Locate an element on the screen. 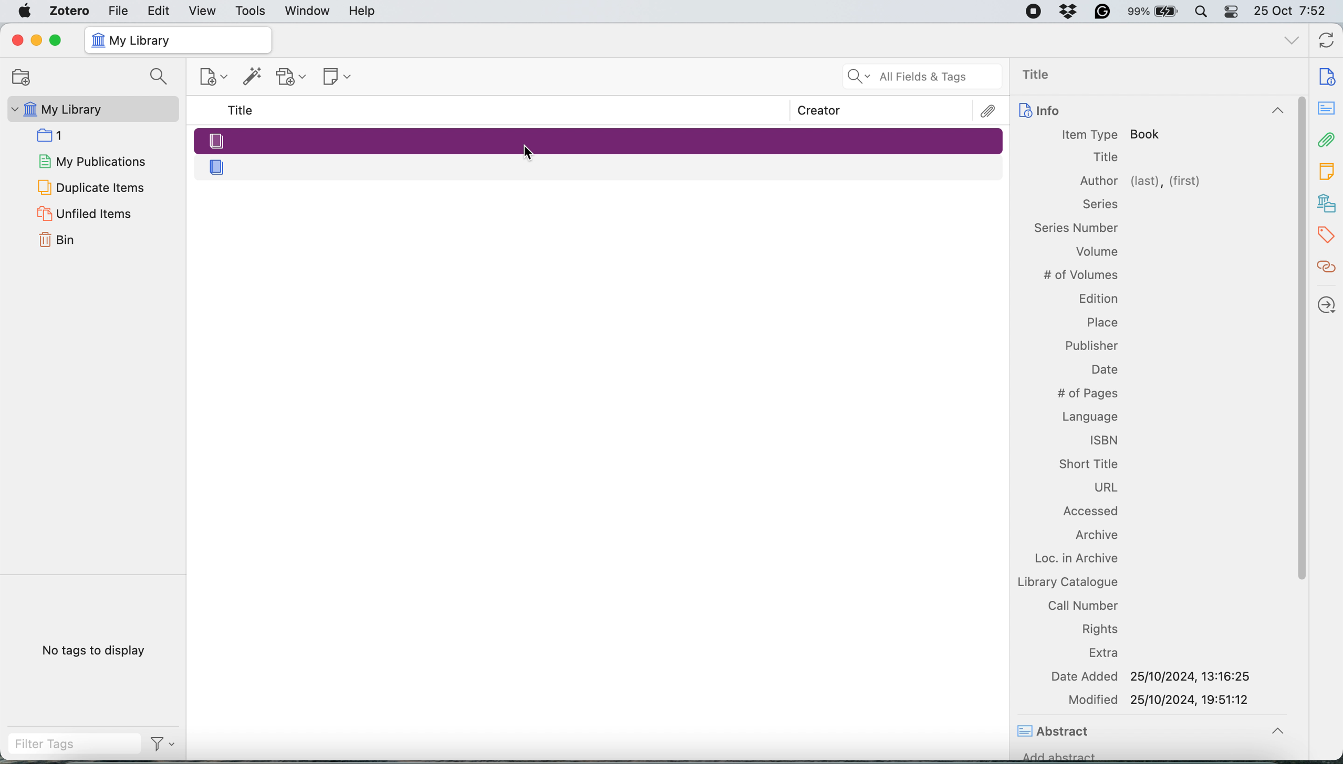  Modified 25/10/2024, 19:51:12 is located at coordinates (1161, 699).